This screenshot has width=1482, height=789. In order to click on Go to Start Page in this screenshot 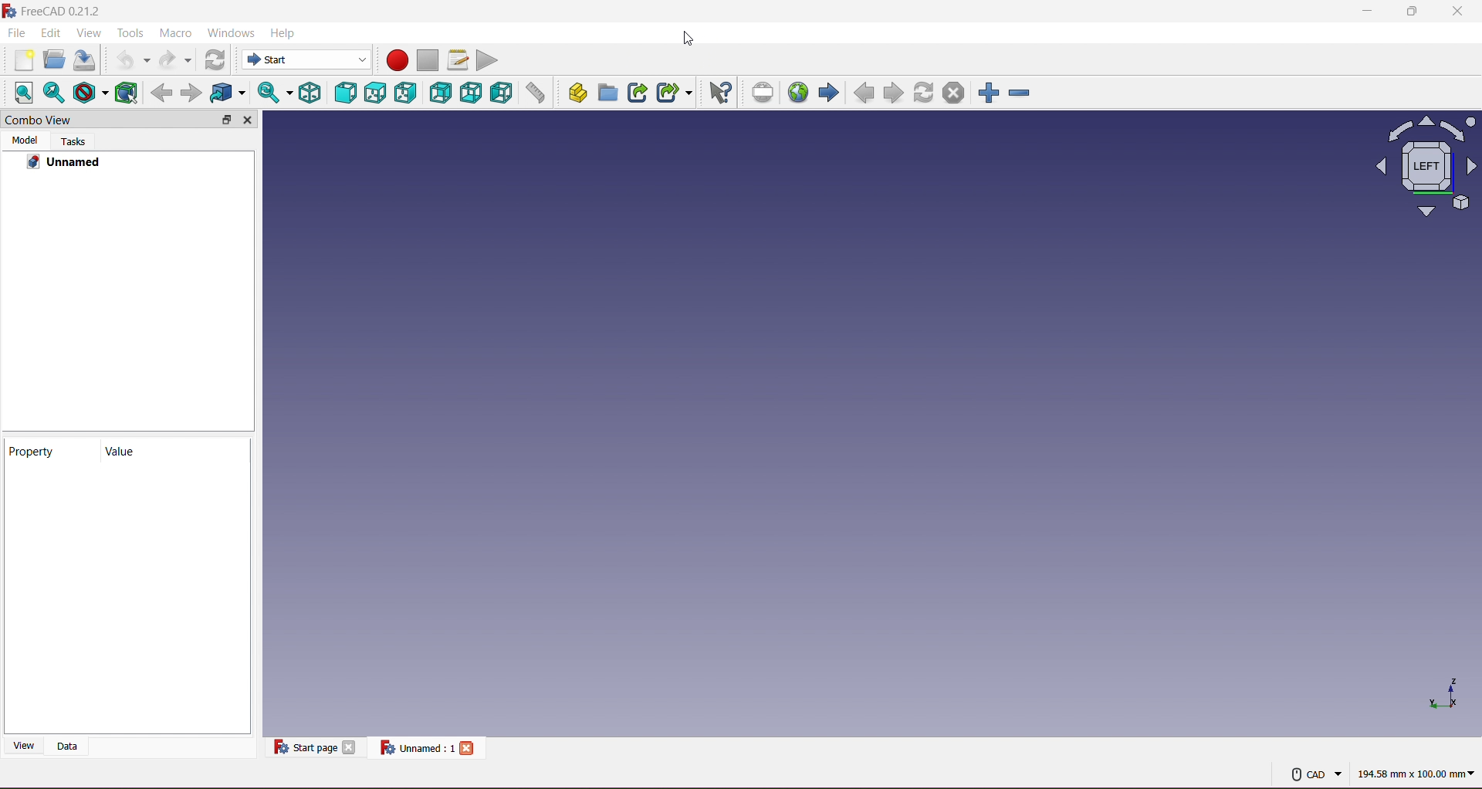, I will do `click(797, 92)`.